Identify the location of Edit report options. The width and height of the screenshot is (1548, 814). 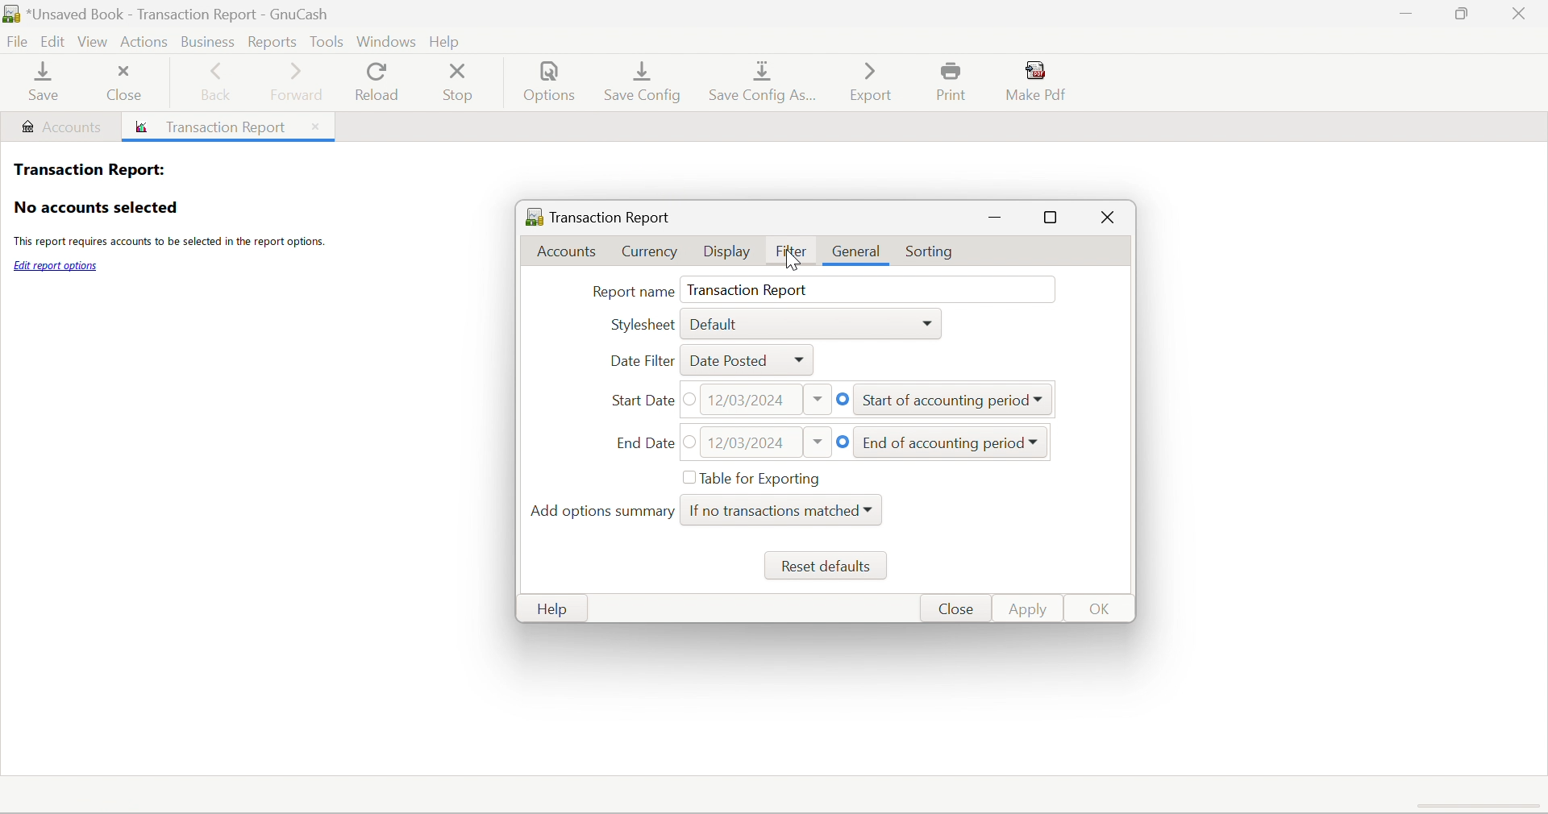
(56, 266).